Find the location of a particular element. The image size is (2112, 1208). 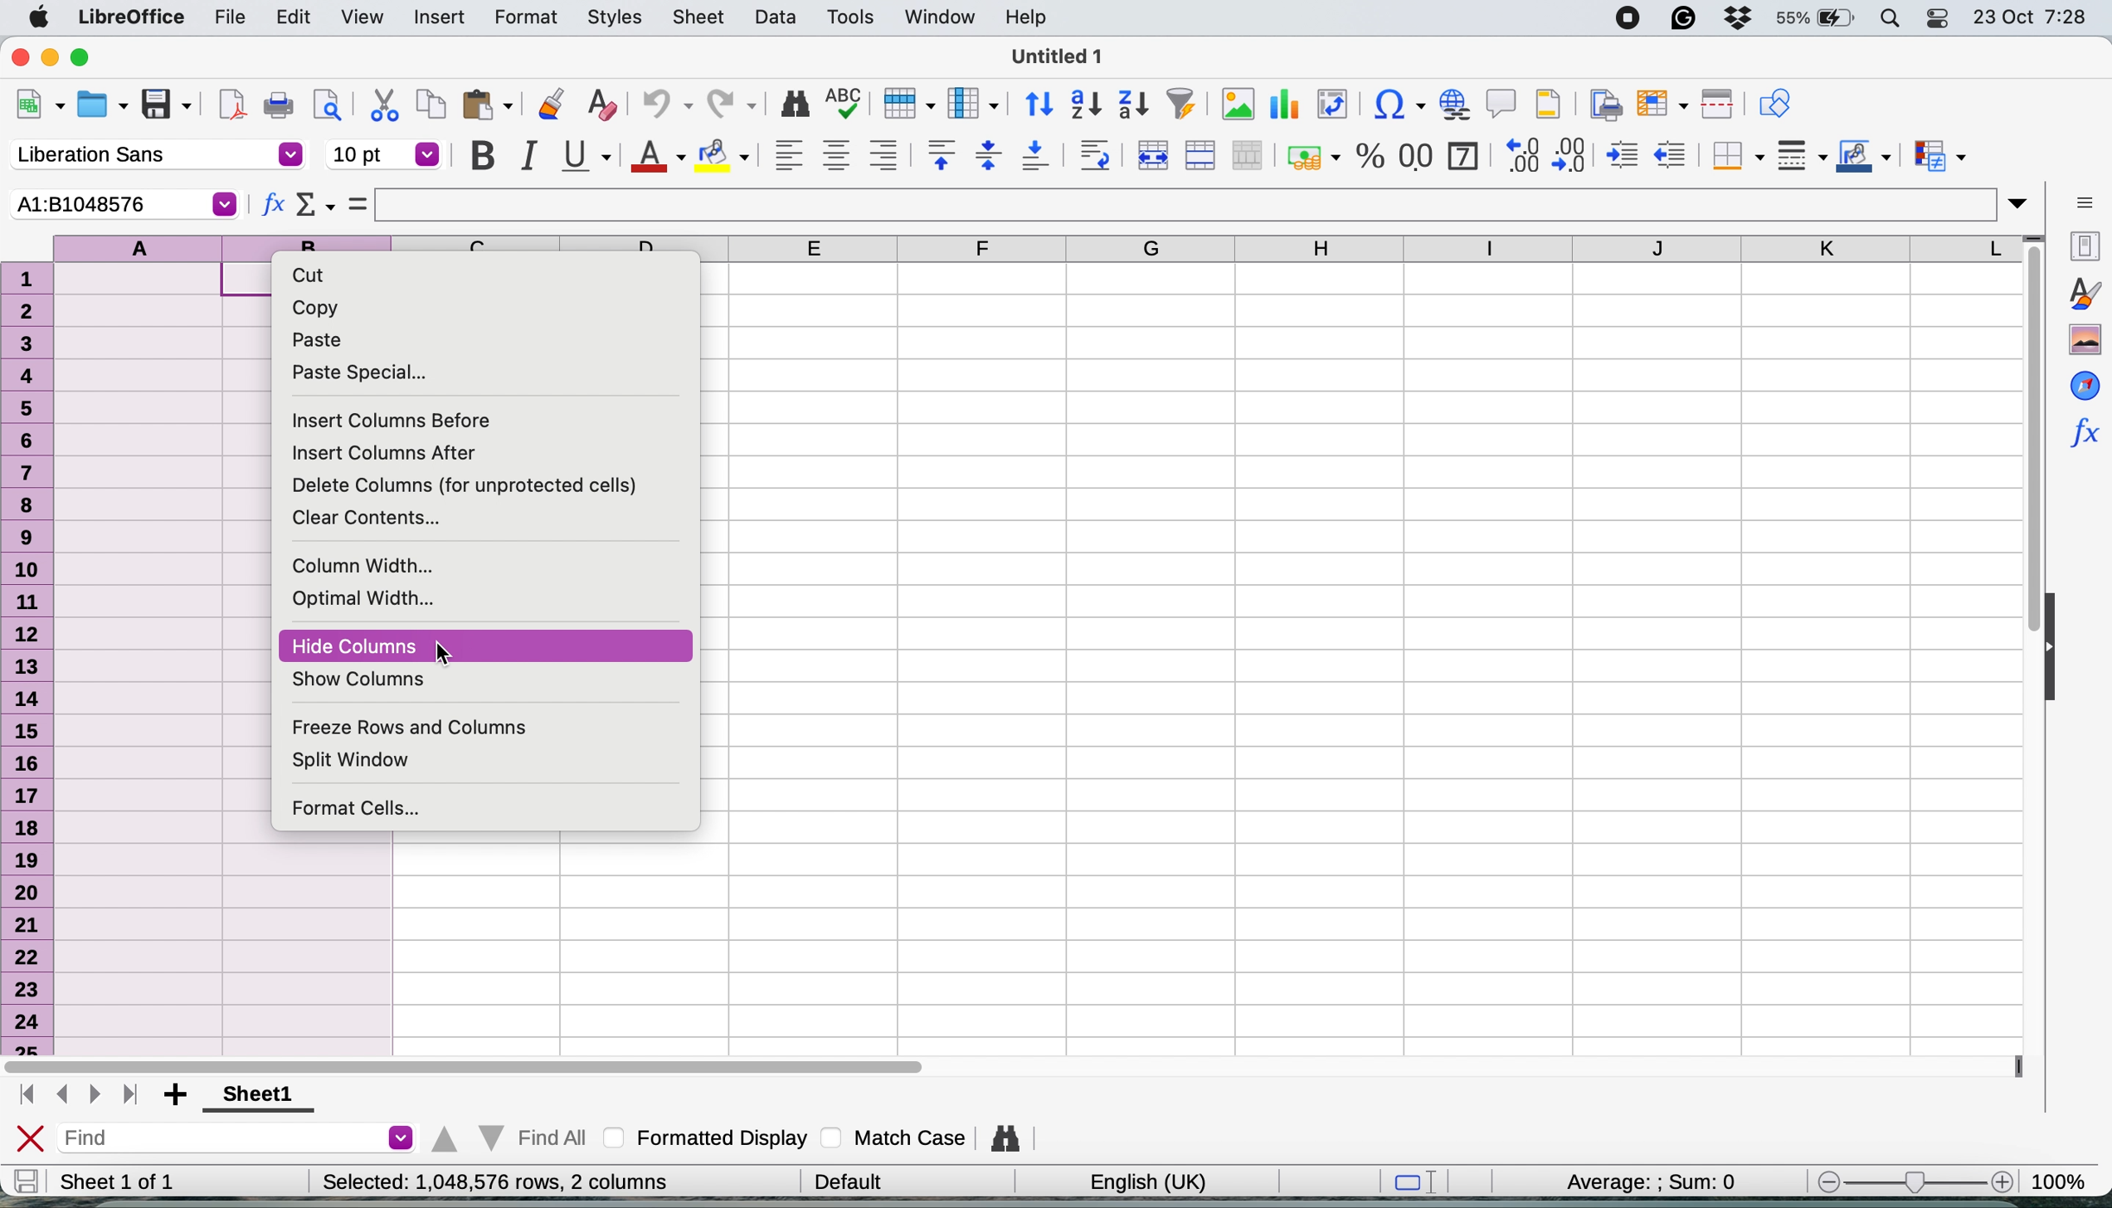

toggle print preview is located at coordinates (331, 105).